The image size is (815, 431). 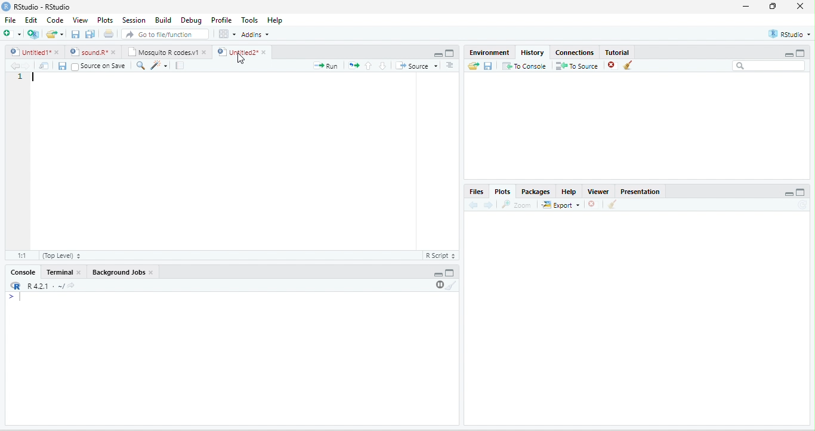 What do you see at coordinates (369, 66) in the screenshot?
I see `up` at bounding box center [369, 66].